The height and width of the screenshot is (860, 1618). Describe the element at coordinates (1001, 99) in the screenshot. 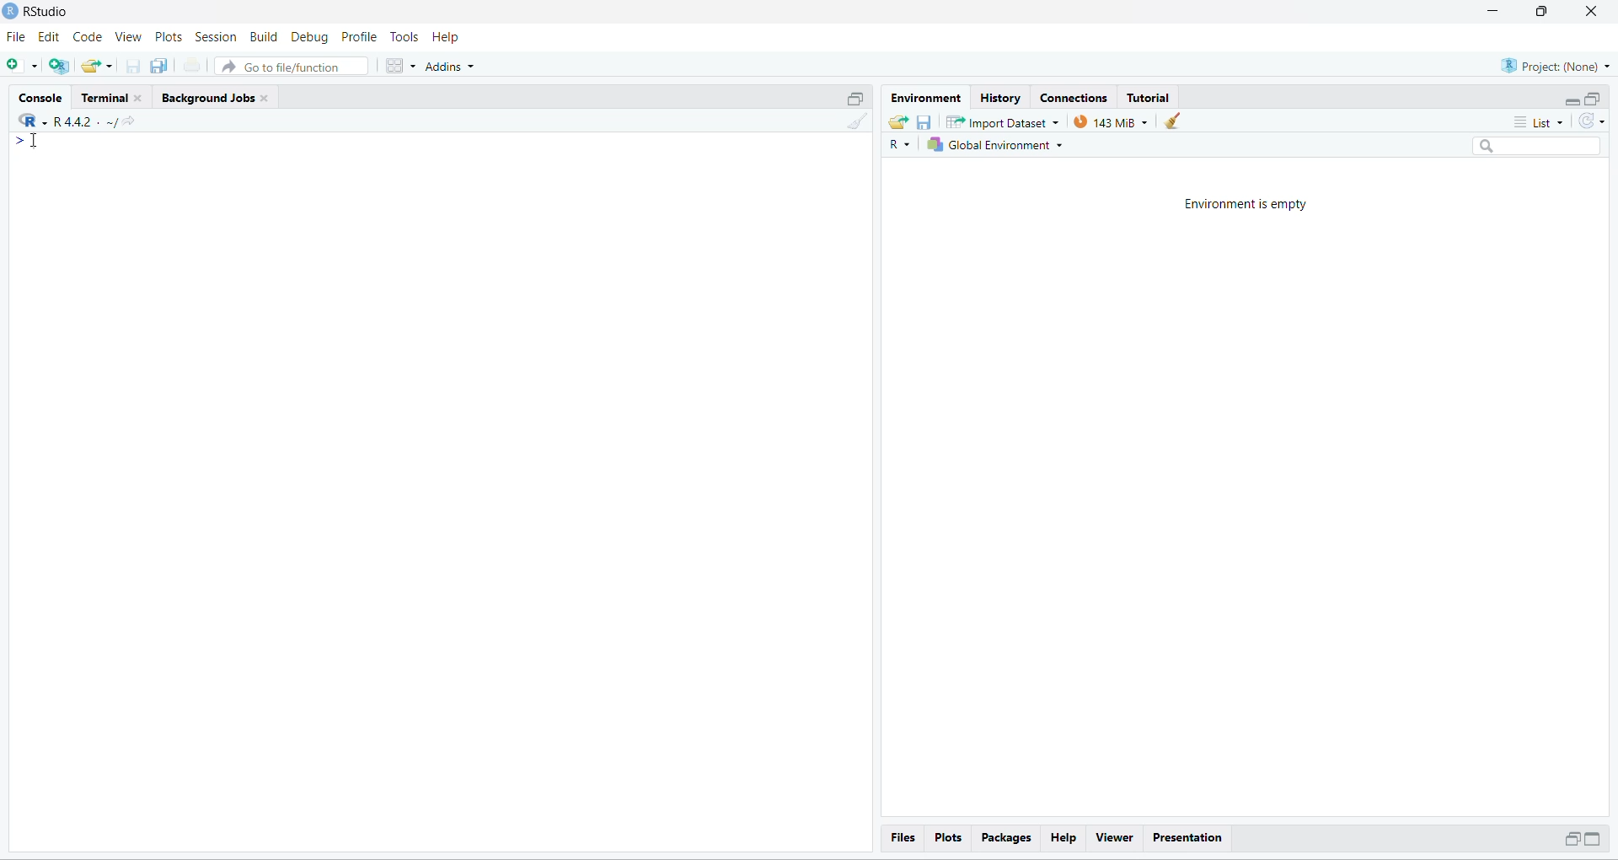

I see `History ` at that location.